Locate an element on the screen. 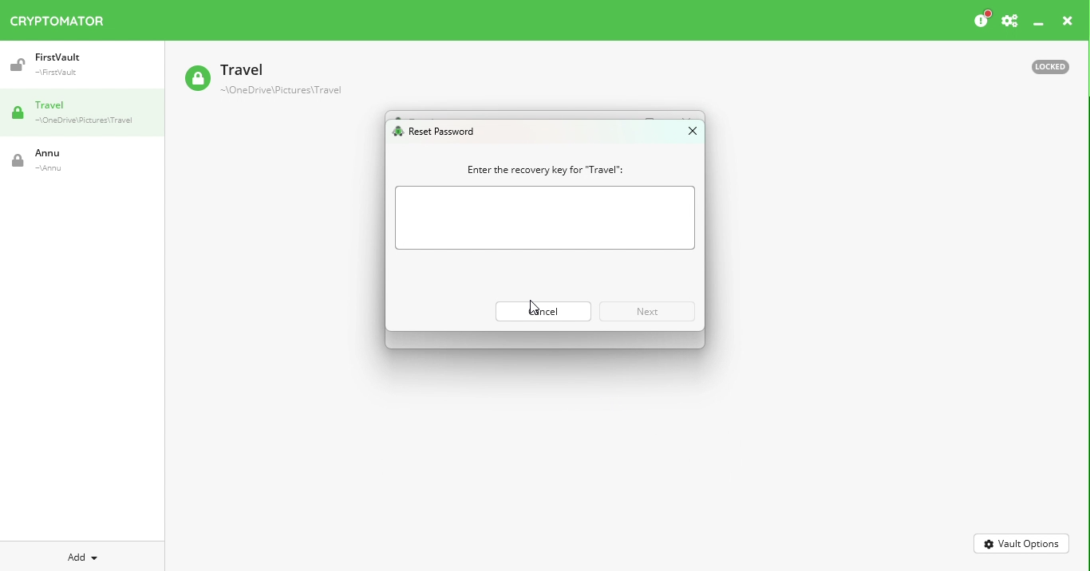 The image size is (1090, 571). Cursor is located at coordinates (532, 310).